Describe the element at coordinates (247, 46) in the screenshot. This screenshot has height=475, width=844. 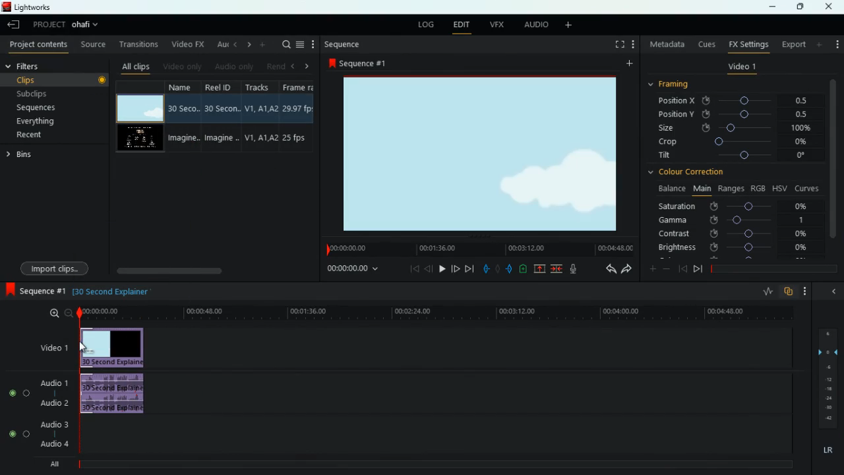
I see `right` at that location.